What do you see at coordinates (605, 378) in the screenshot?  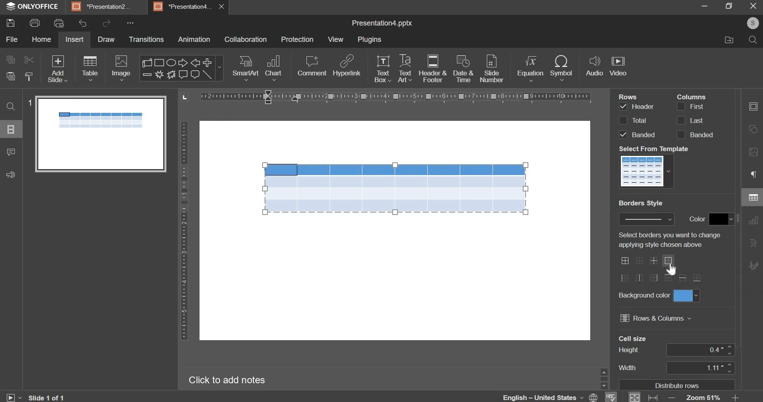 I see `slider` at bounding box center [605, 378].